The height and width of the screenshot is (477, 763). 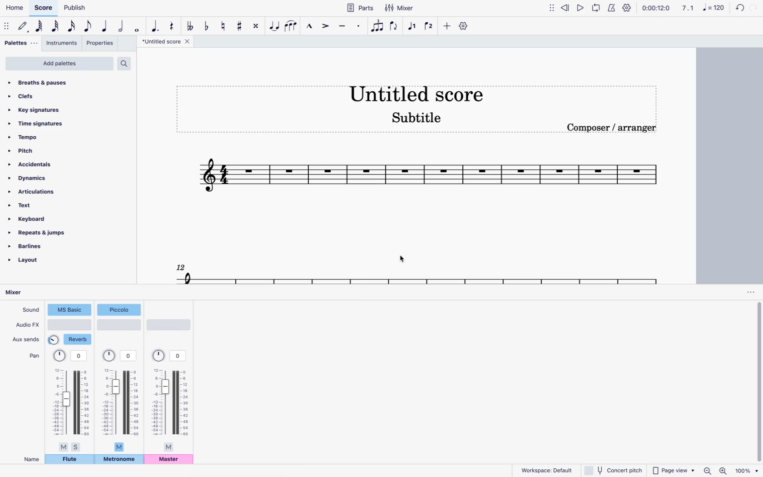 I want to click on default, so click(x=25, y=27).